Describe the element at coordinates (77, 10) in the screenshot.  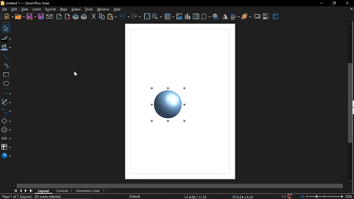
I see `shape` at that location.